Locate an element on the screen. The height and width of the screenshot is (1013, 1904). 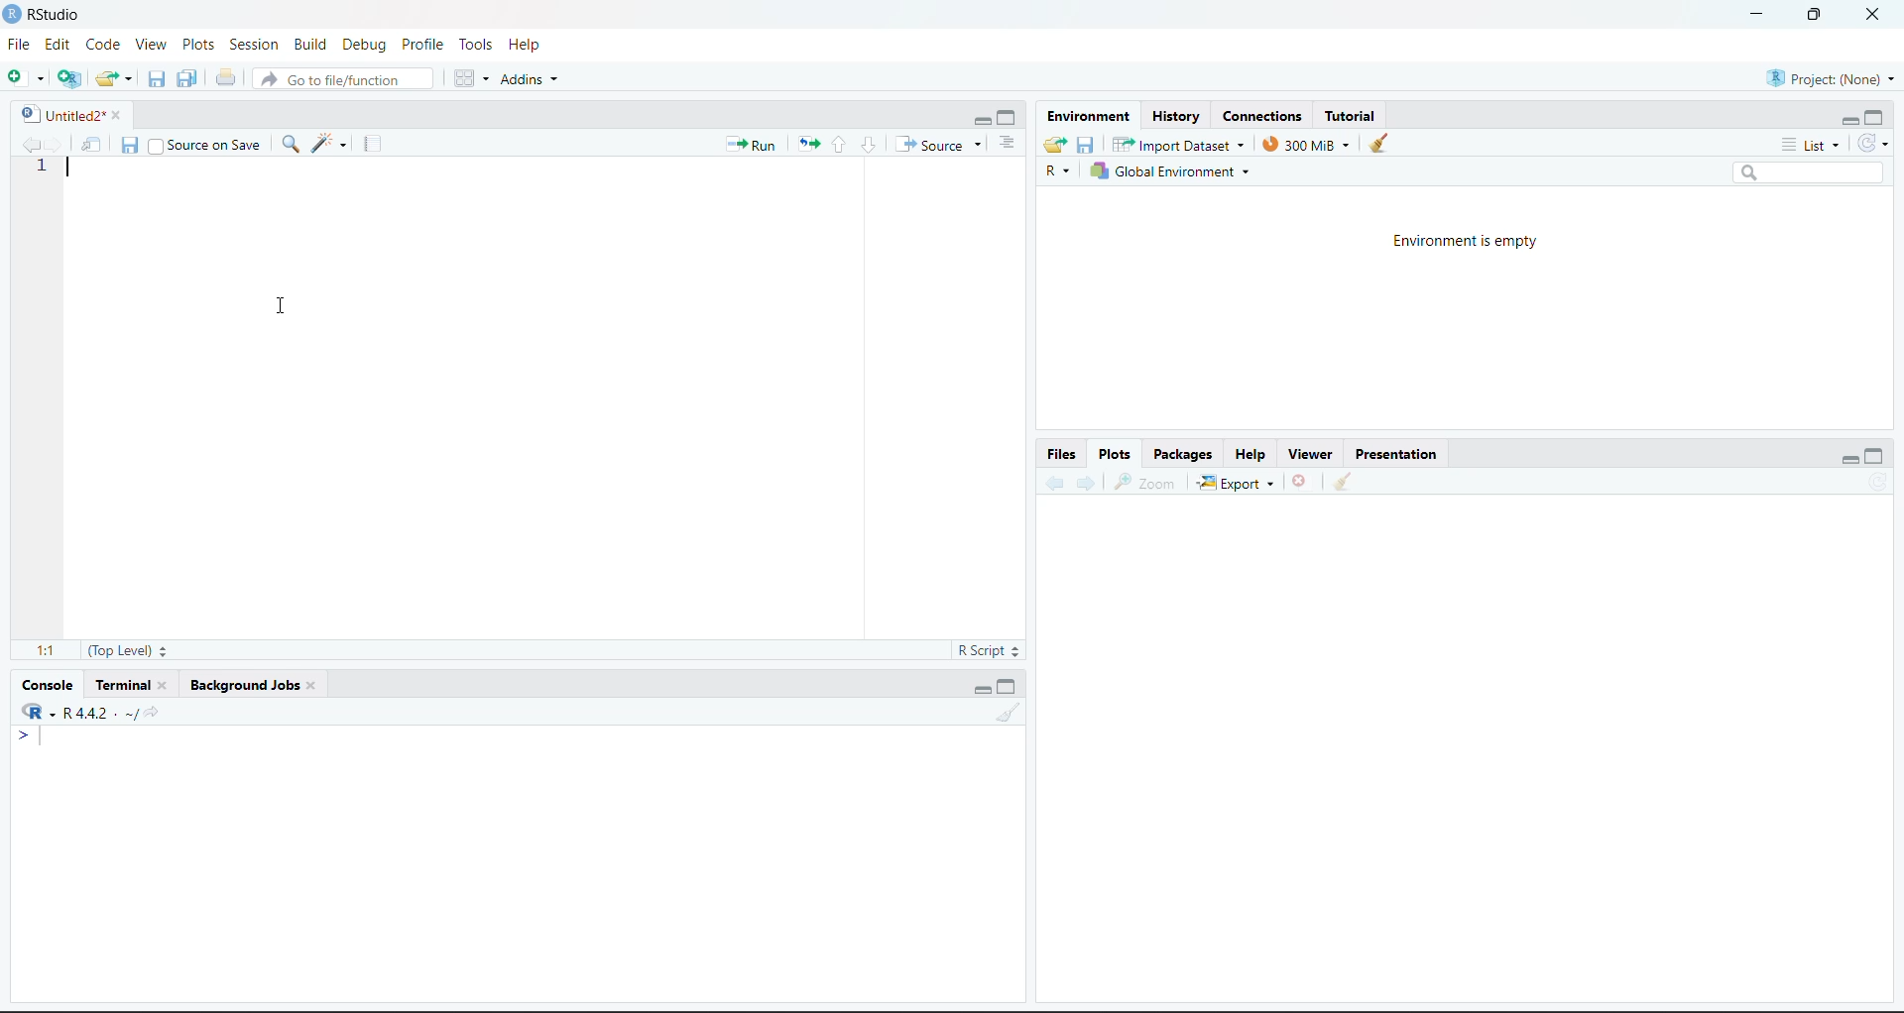
R is located at coordinates (1055, 171).